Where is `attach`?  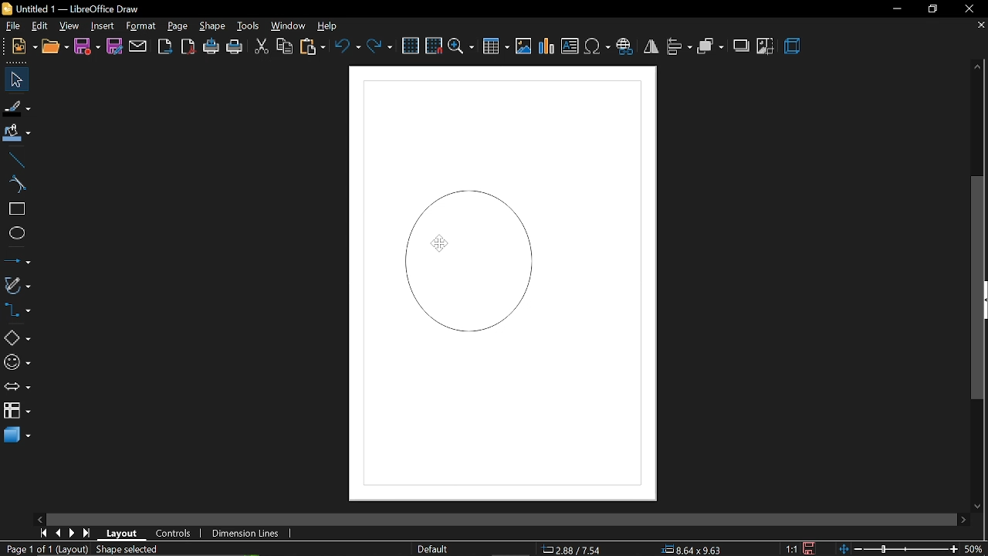 attach is located at coordinates (139, 46).